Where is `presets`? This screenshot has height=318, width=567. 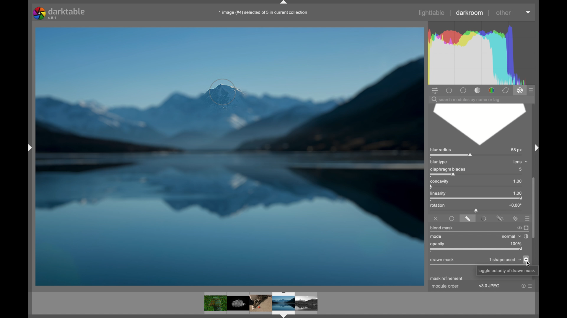 presets is located at coordinates (532, 90).